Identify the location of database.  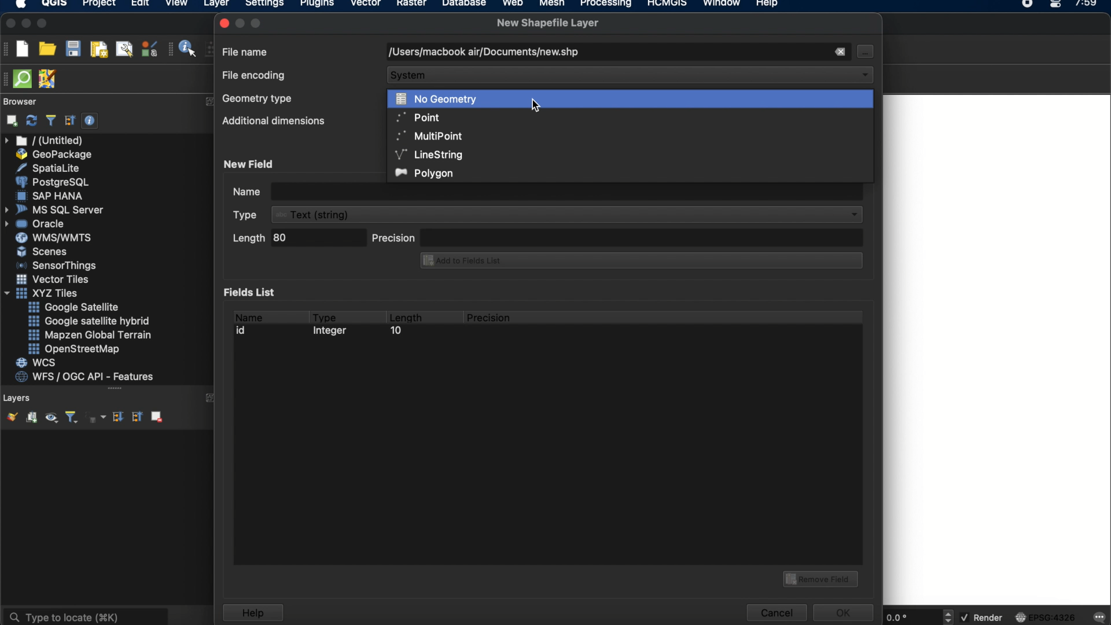
(463, 5).